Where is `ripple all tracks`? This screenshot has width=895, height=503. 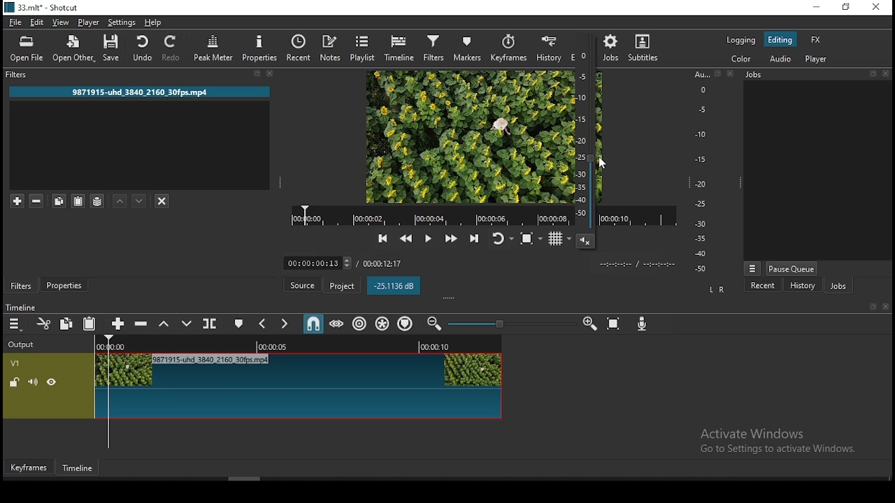
ripple all tracks is located at coordinates (382, 323).